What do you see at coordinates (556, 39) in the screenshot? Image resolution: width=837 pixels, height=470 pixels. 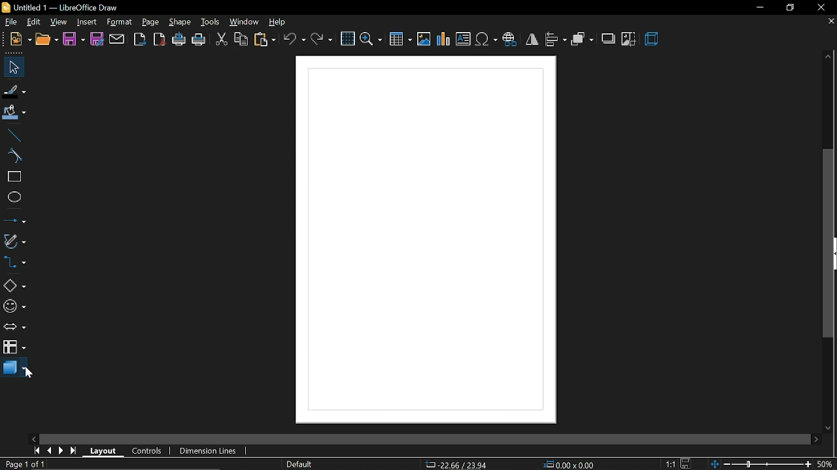 I see `align` at bounding box center [556, 39].